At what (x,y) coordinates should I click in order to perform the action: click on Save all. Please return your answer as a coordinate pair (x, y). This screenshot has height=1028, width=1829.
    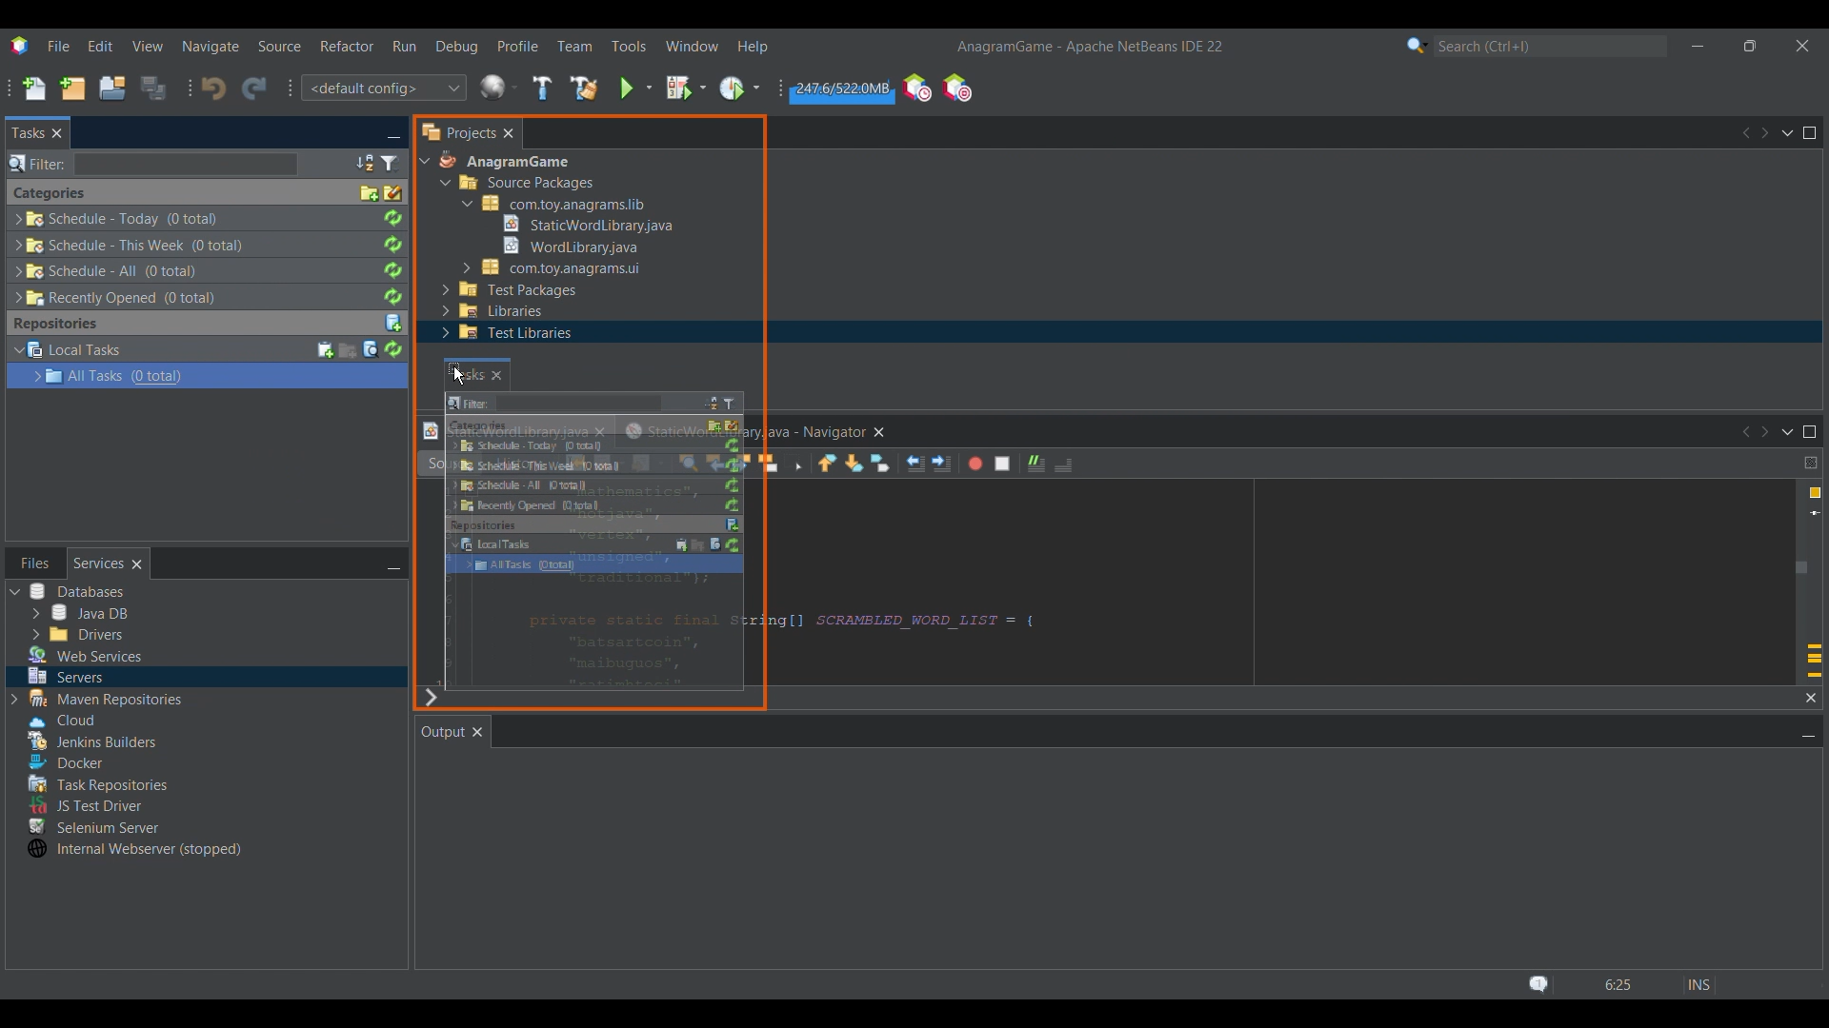
    Looking at the image, I should click on (154, 88).